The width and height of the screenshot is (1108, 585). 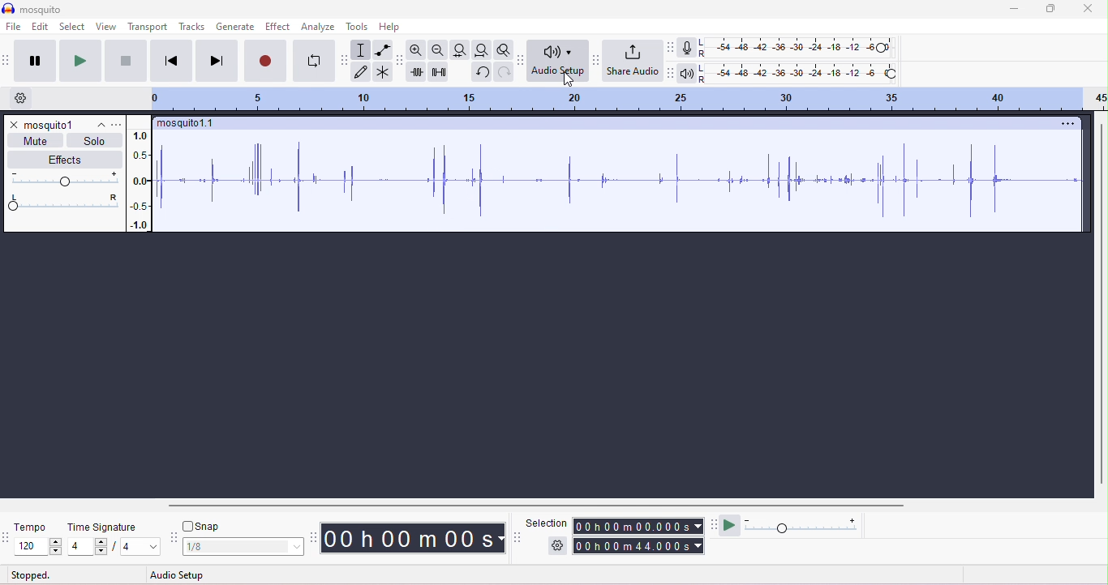 What do you see at coordinates (73, 28) in the screenshot?
I see `select` at bounding box center [73, 28].